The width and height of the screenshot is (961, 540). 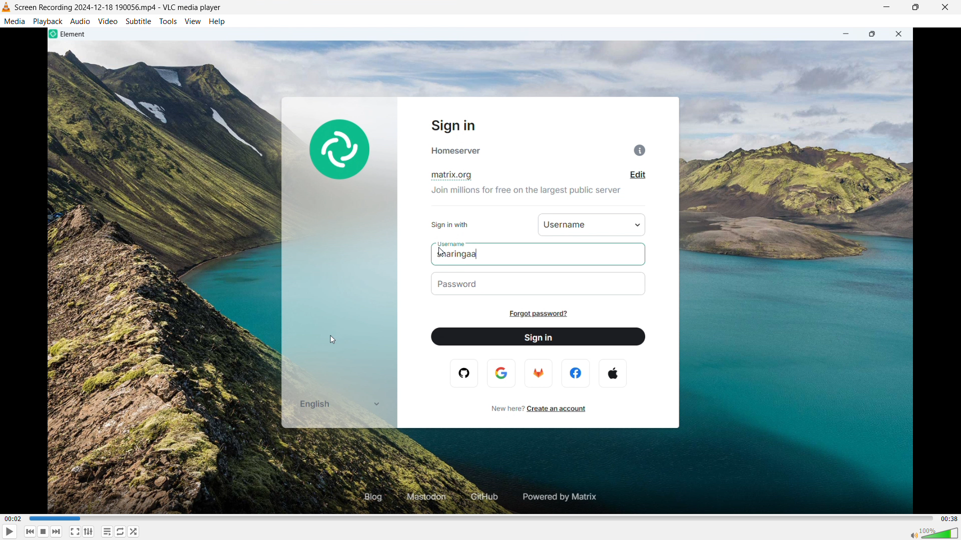 I want to click on stop playing, so click(x=43, y=531).